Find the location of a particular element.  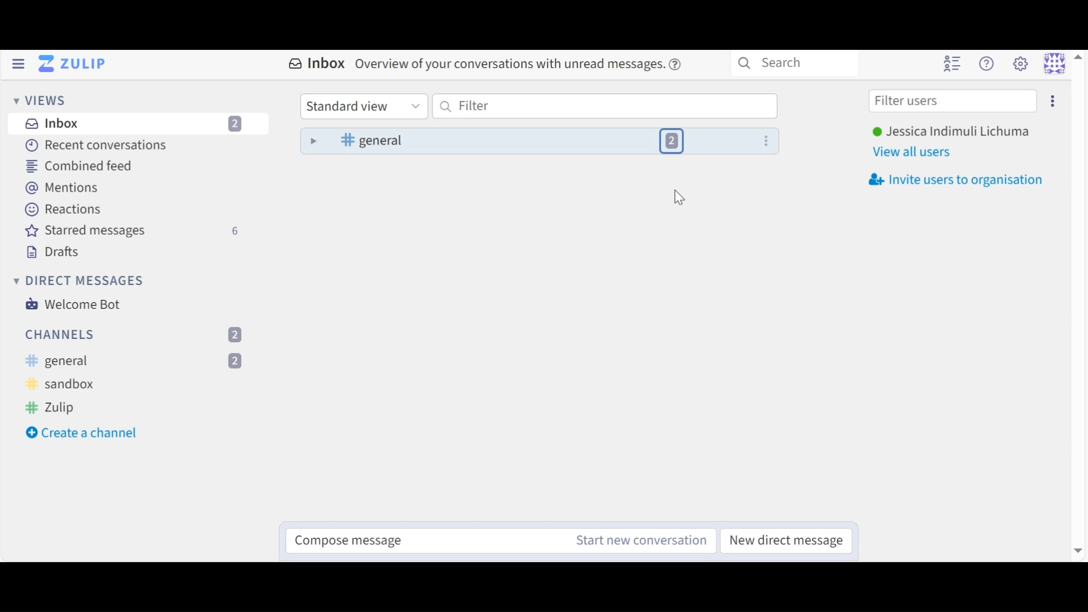

Combined Feed is located at coordinates (83, 165).